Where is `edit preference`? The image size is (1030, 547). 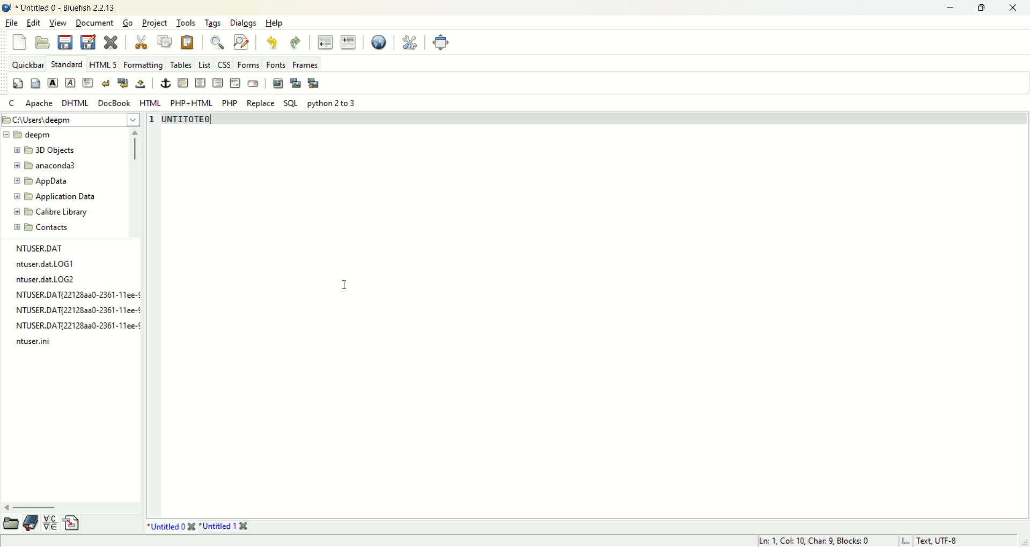
edit preference is located at coordinates (409, 41).